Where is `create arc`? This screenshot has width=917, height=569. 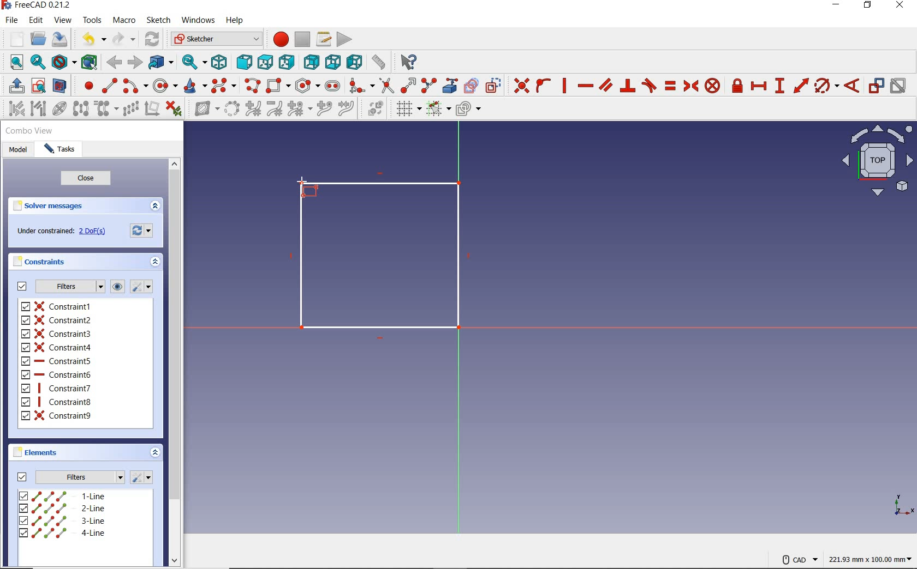 create arc is located at coordinates (135, 87).